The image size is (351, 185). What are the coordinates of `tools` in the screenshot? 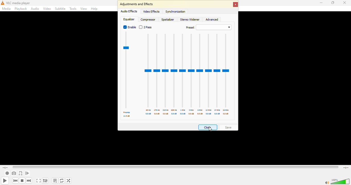 It's located at (73, 9).